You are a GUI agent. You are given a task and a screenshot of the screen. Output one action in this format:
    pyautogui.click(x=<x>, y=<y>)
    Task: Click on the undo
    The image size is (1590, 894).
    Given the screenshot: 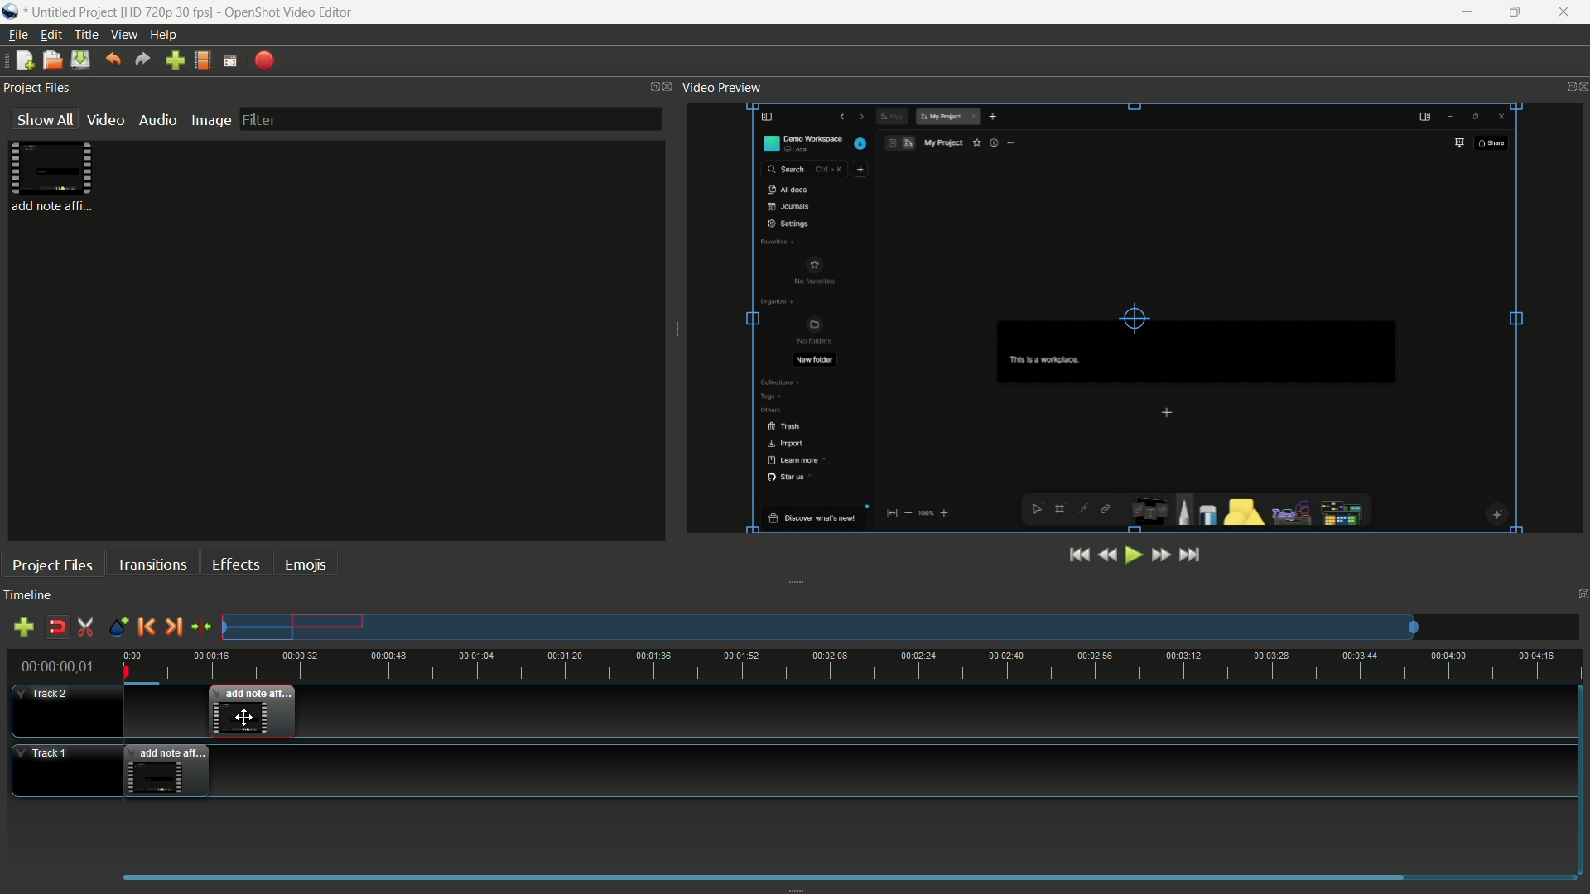 What is the action you would take?
    pyautogui.click(x=115, y=59)
    